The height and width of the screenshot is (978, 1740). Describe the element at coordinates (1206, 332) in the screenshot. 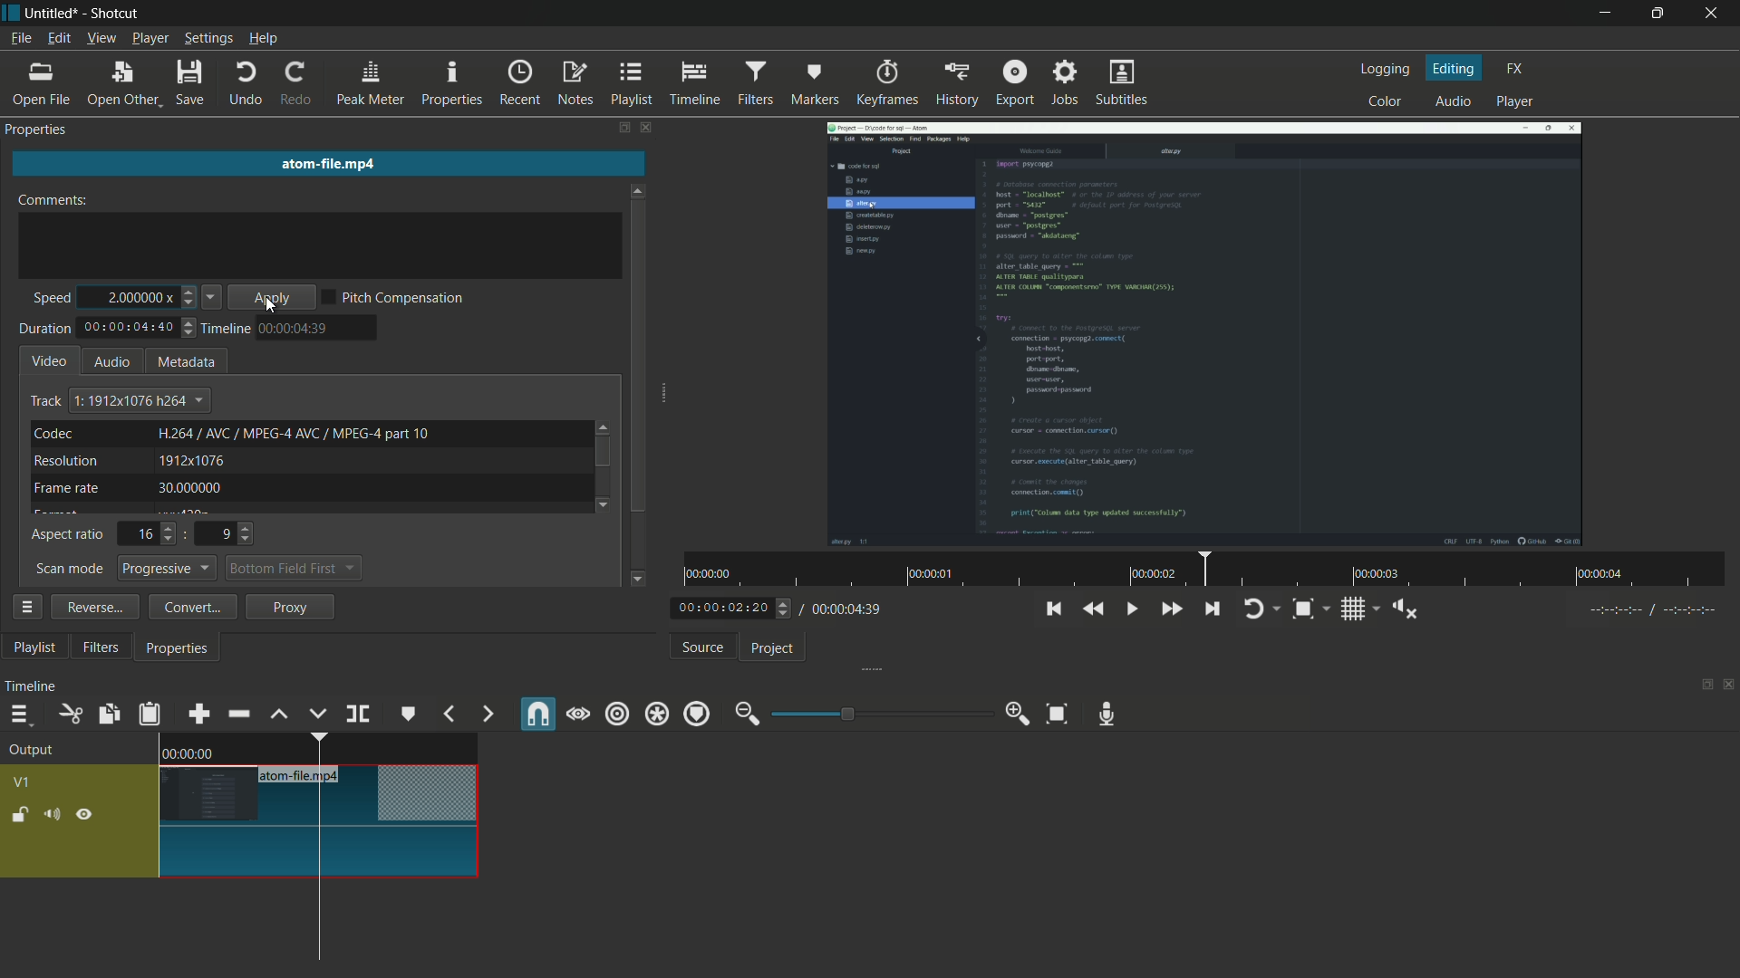

I see `imported video` at that location.